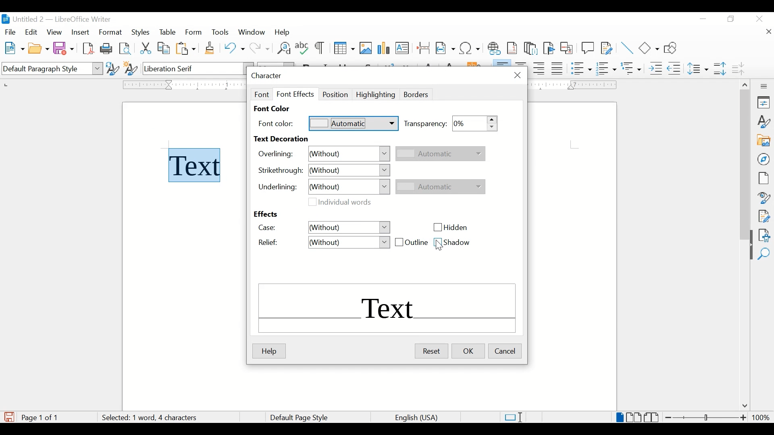 Image resolution: width=774 pixels, height=435 pixels. What do you see at coordinates (42, 418) in the screenshot?
I see `page count` at bounding box center [42, 418].